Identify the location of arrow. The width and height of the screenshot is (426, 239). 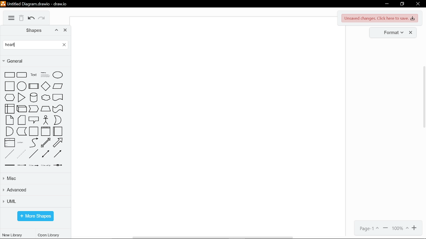
(58, 142).